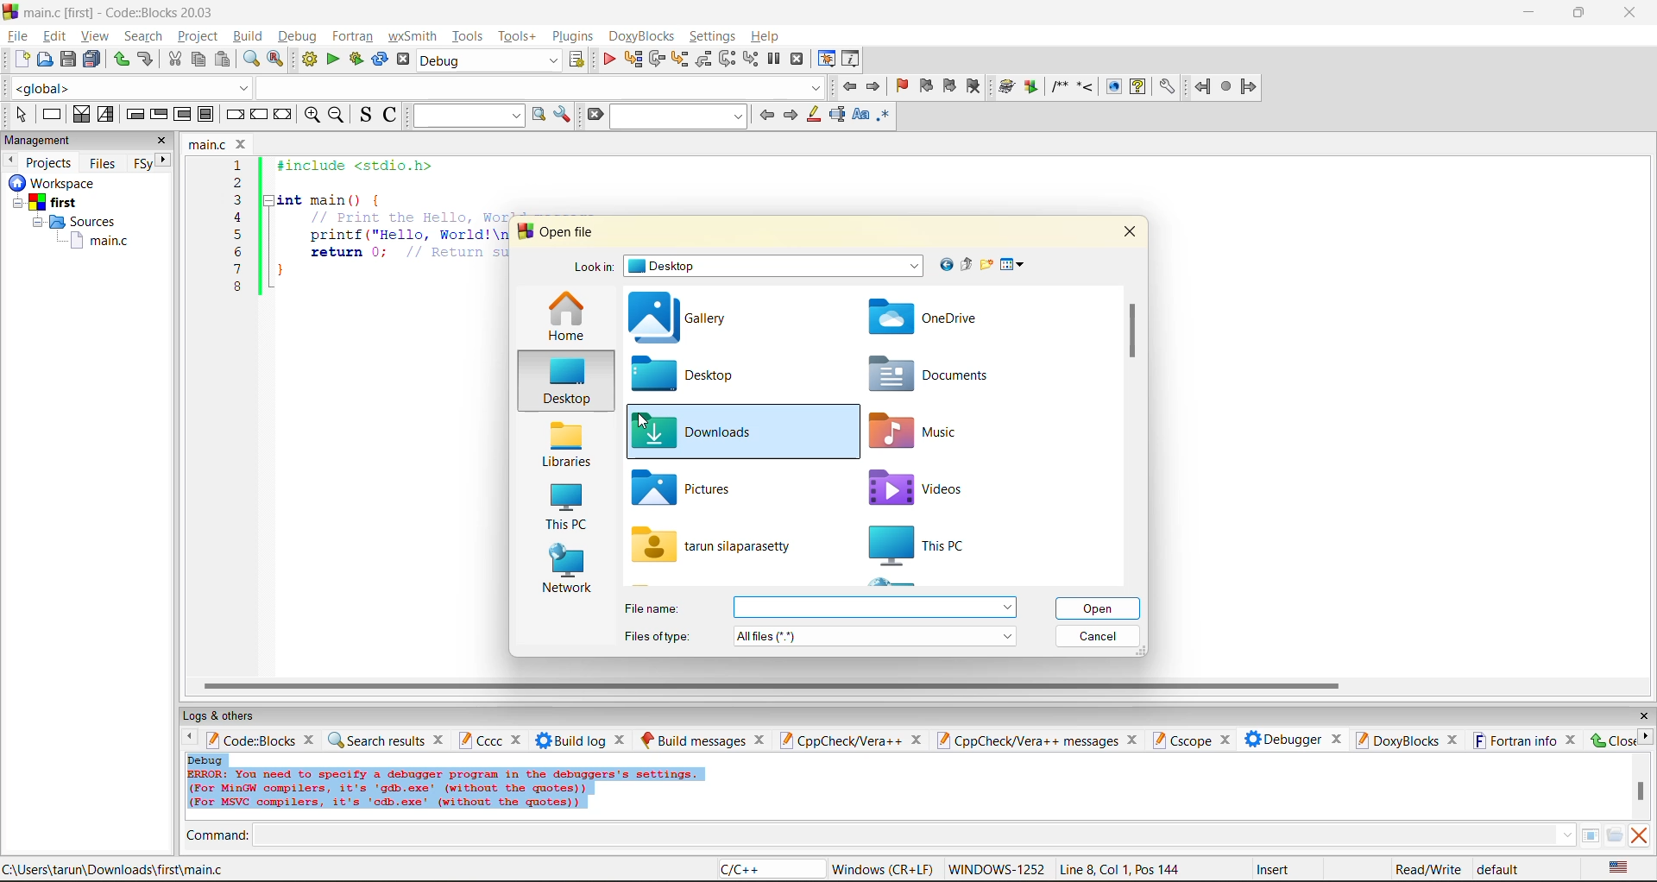 This screenshot has width=1657, height=882. Describe the element at coordinates (106, 115) in the screenshot. I see `selection` at that location.